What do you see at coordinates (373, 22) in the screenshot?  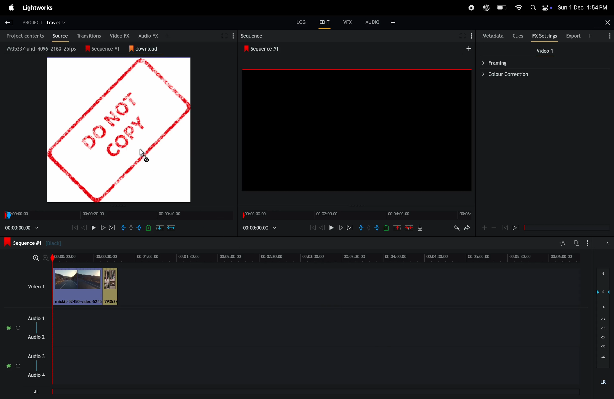 I see `audio +` at bounding box center [373, 22].